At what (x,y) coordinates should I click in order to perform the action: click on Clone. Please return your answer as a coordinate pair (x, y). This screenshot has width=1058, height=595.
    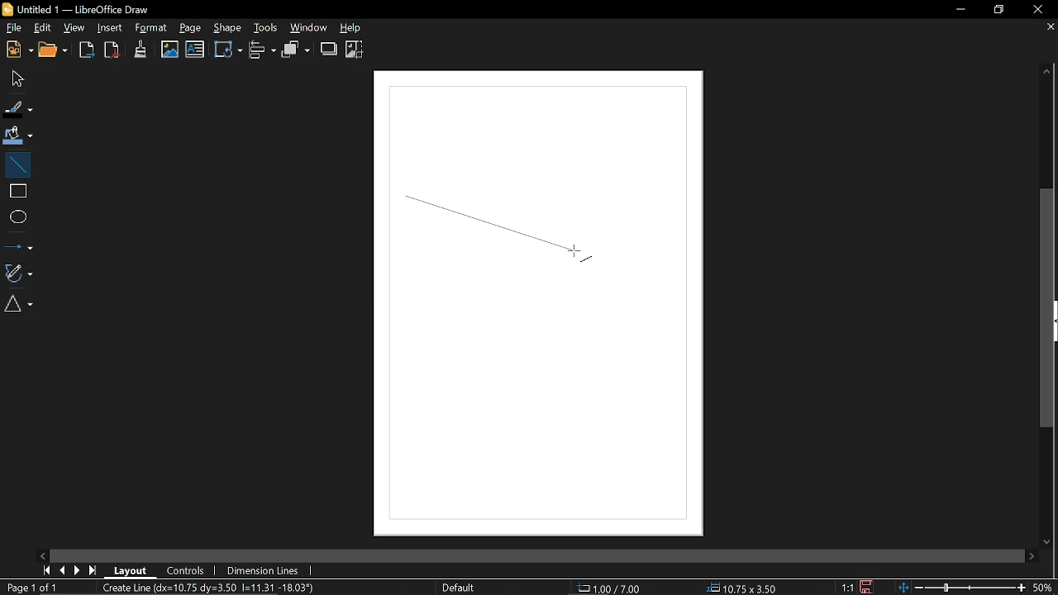
    Looking at the image, I should click on (141, 49).